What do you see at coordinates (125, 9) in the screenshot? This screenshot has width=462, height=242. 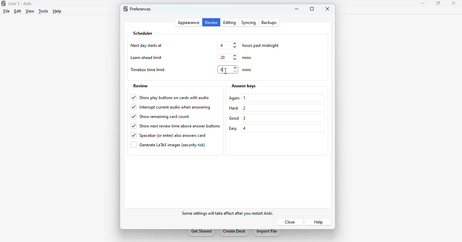 I see `logo` at bounding box center [125, 9].